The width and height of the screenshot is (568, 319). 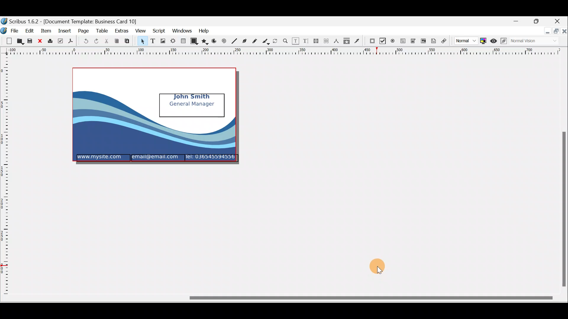 I want to click on Edit text with story editor, so click(x=306, y=40).